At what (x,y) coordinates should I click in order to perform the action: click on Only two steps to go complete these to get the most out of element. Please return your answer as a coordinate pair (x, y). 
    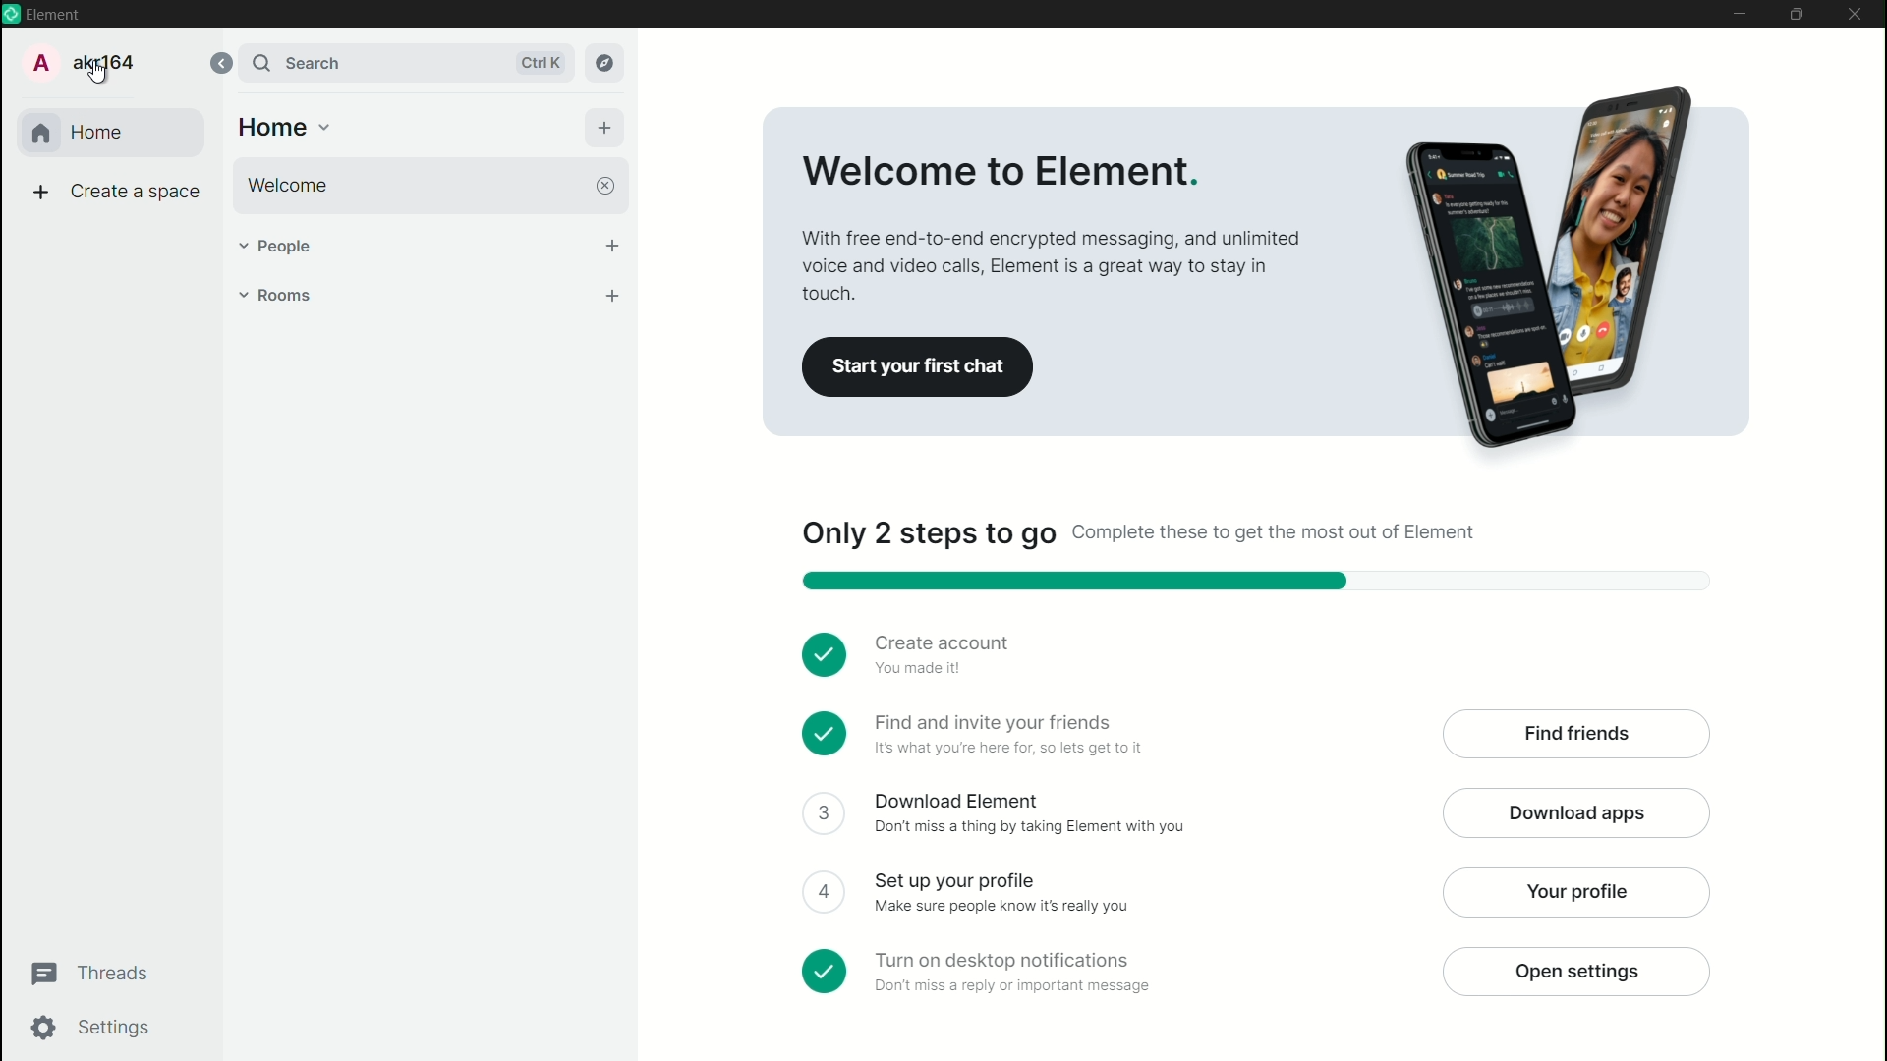
    Looking at the image, I should click on (1141, 534).